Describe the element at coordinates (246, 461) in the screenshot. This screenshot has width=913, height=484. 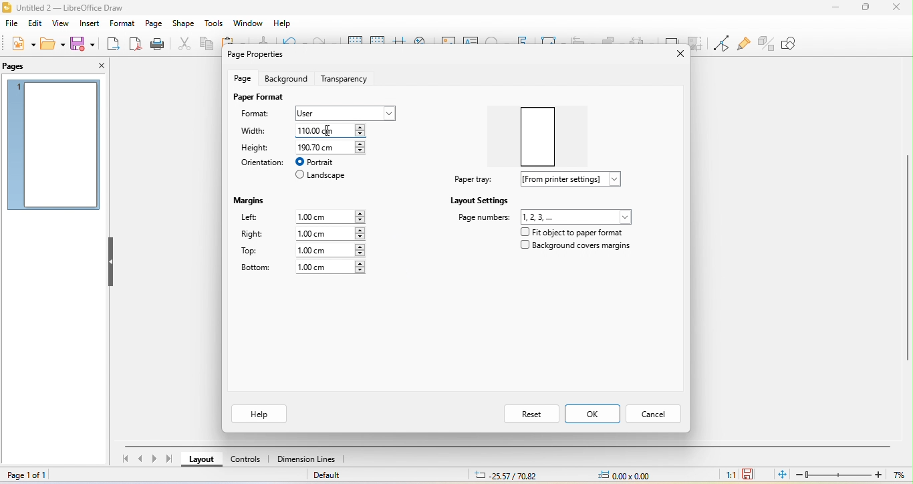
I see `control` at that location.